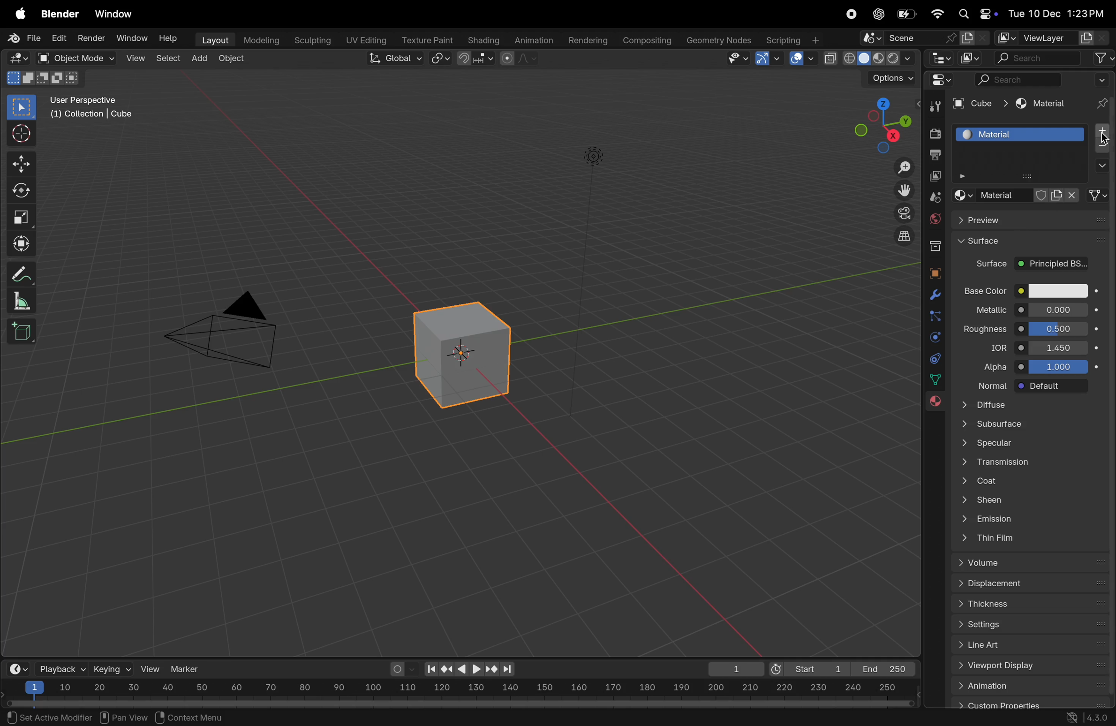 This screenshot has width=1116, height=726. Describe the element at coordinates (19, 242) in the screenshot. I see `transform` at that location.